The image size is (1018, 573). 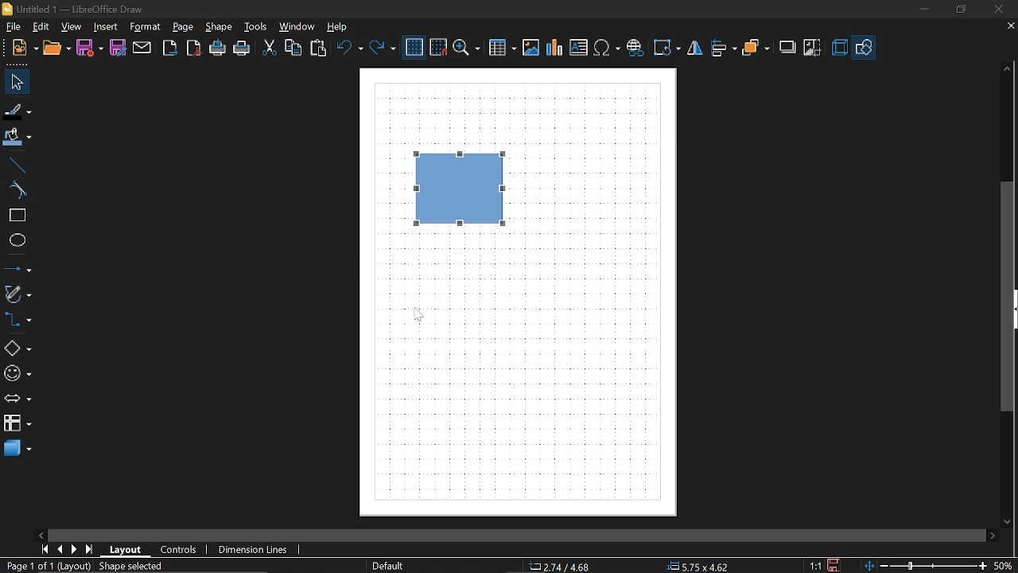 I want to click on Dimension lines, so click(x=254, y=550).